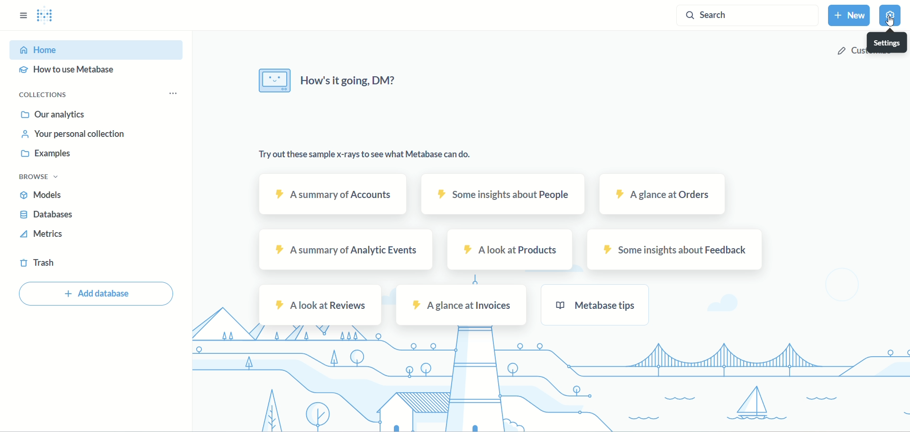 This screenshot has width=910, height=432. Describe the element at coordinates (463, 305) in the screenshot. I see `invoices` at that location.